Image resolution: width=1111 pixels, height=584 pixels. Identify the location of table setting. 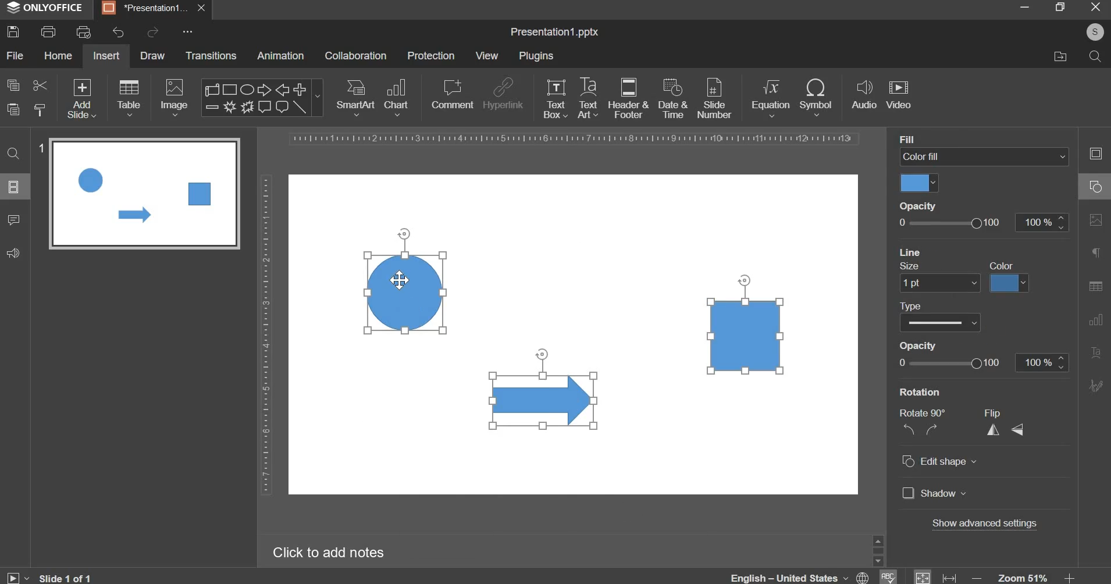
(1095, 286).